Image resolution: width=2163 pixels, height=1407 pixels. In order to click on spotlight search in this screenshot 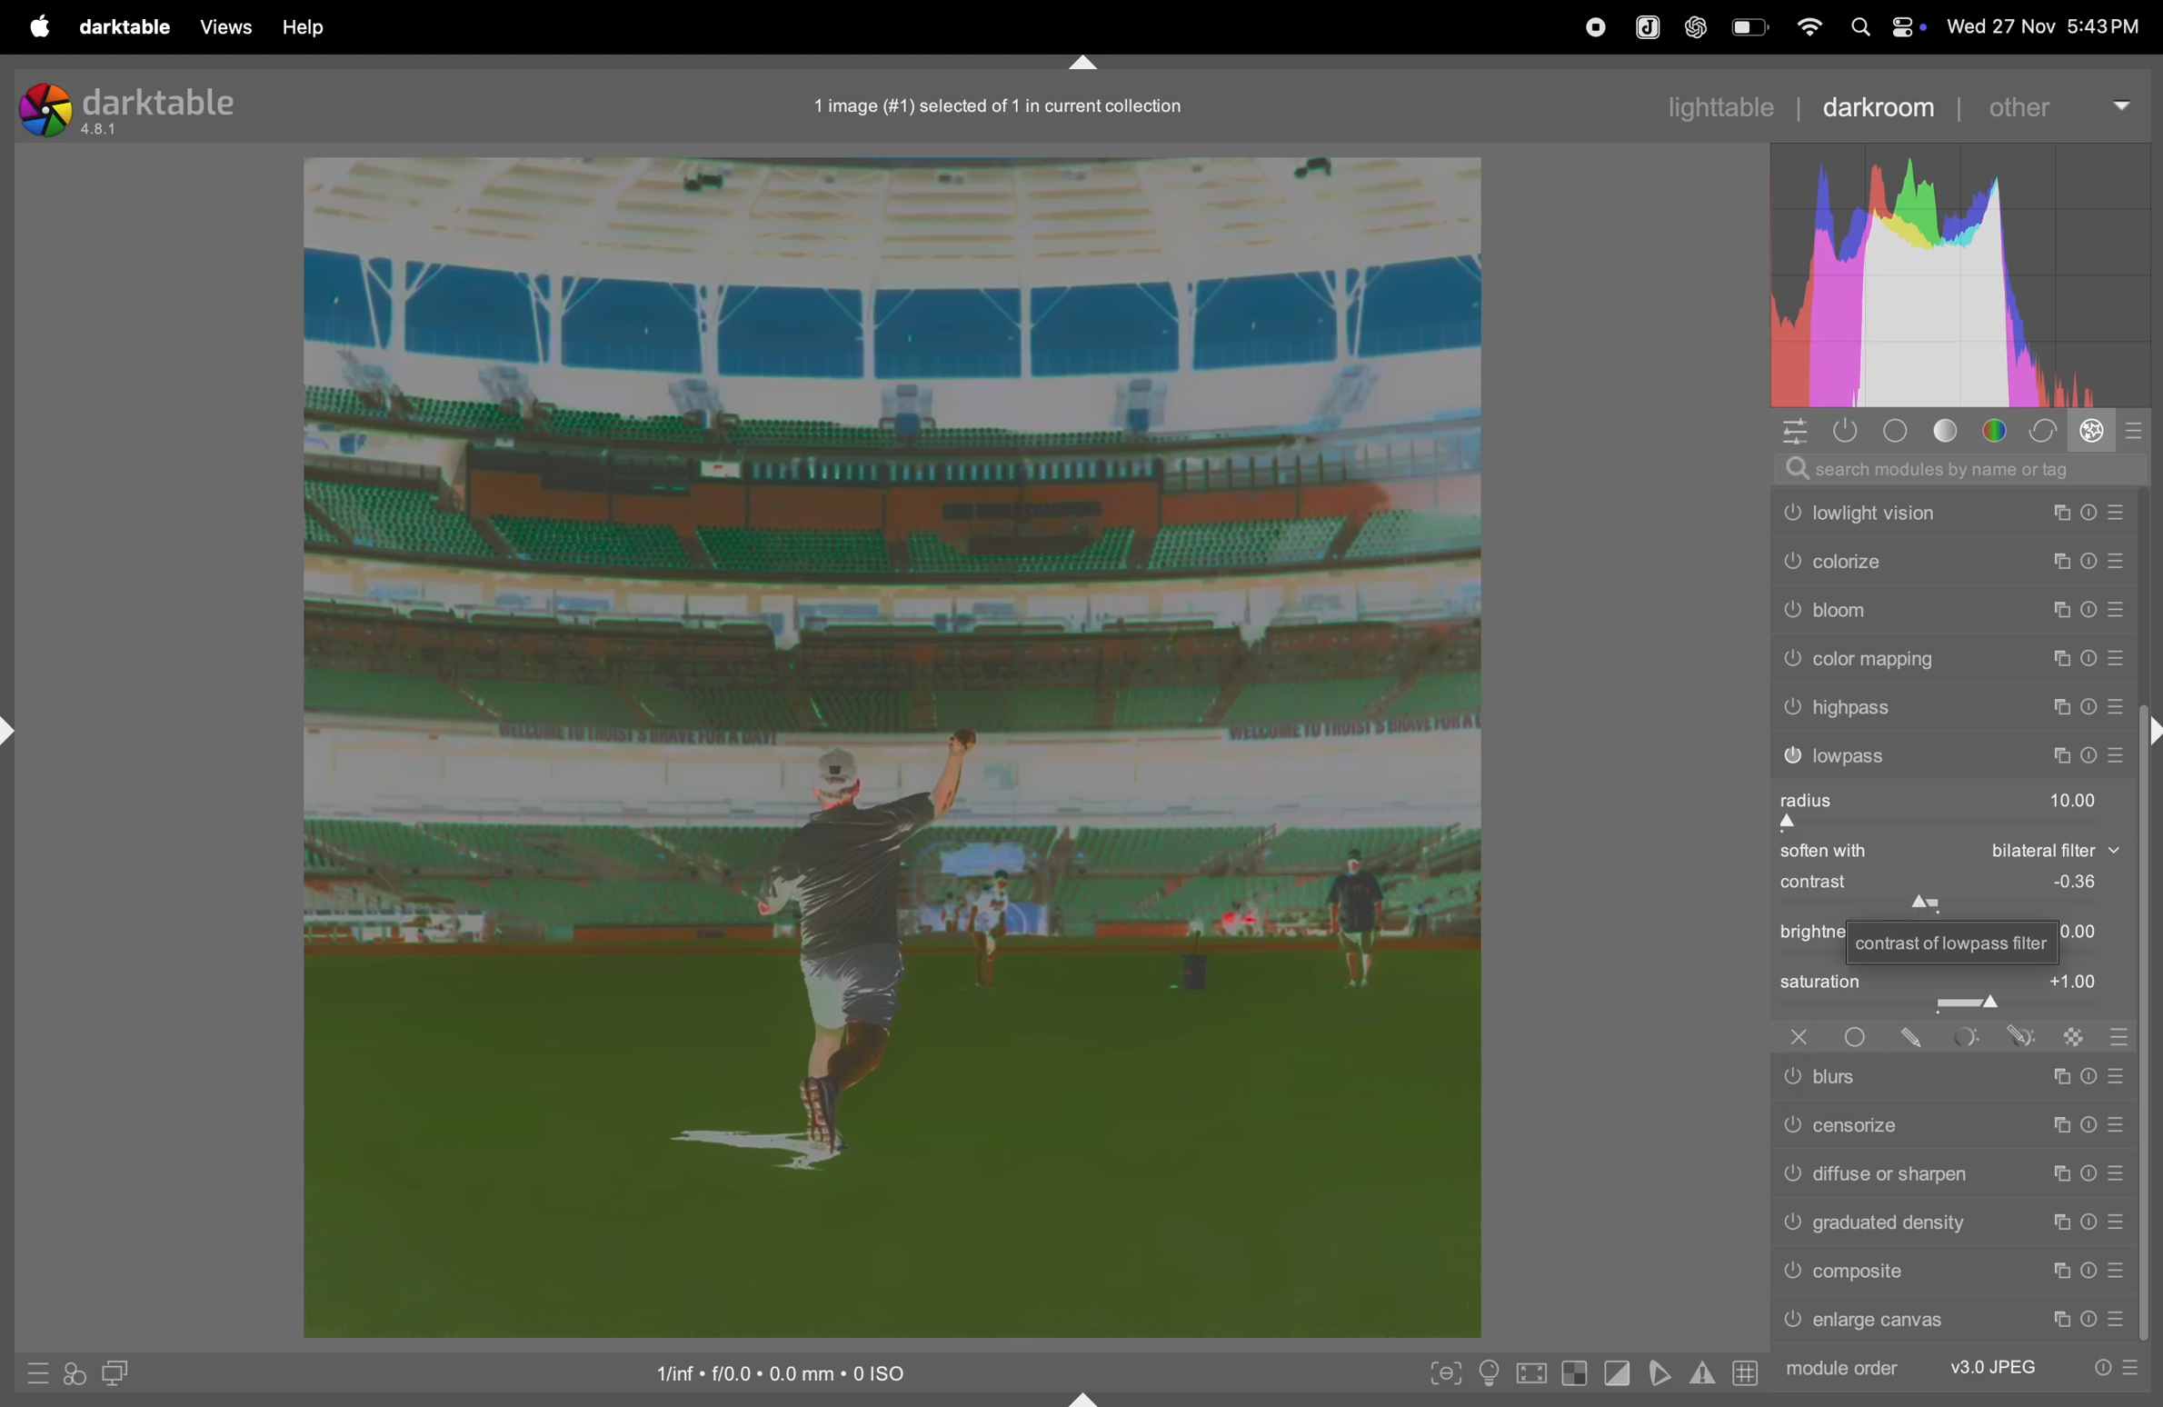, I will do `click(1854, 26)`.